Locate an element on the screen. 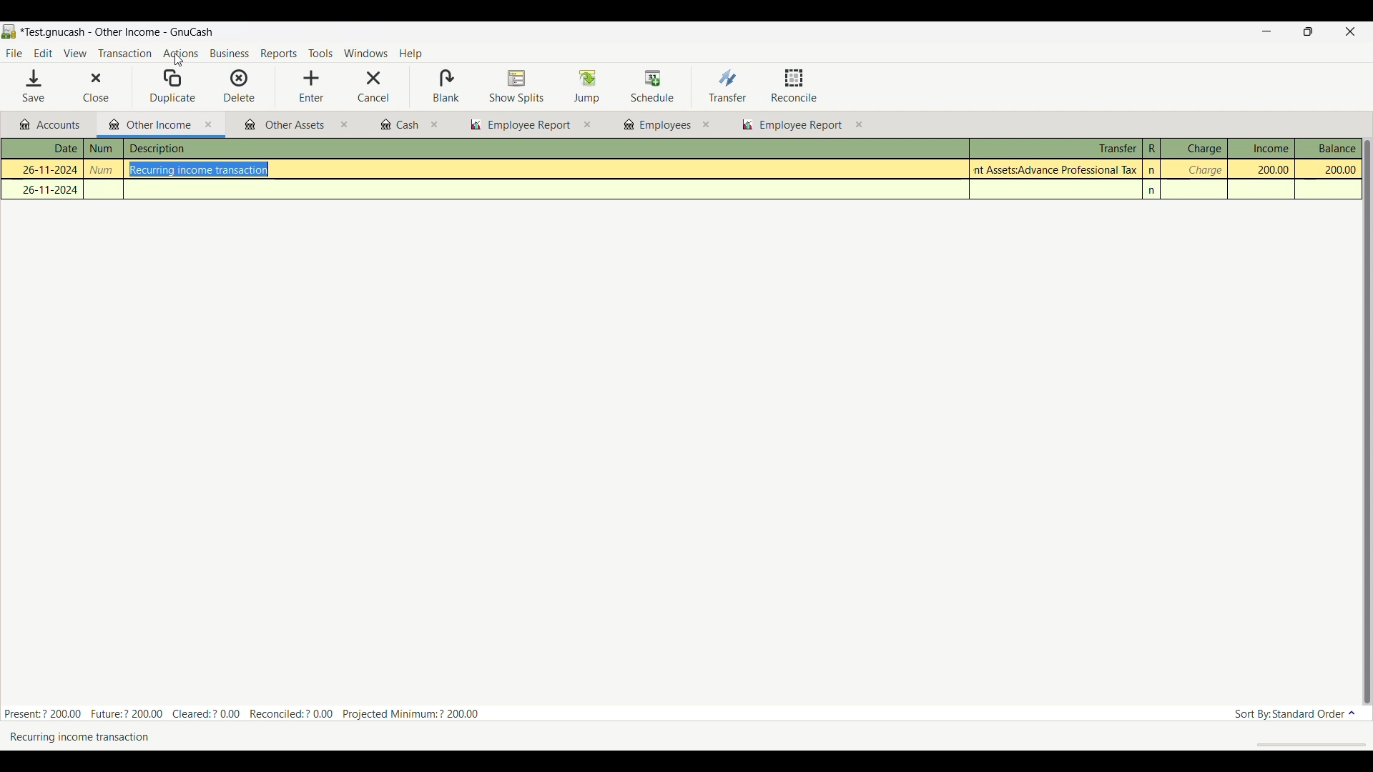 This screenshot has height=772, width=1373. 200.00 is located at coordinates (1266, 169).